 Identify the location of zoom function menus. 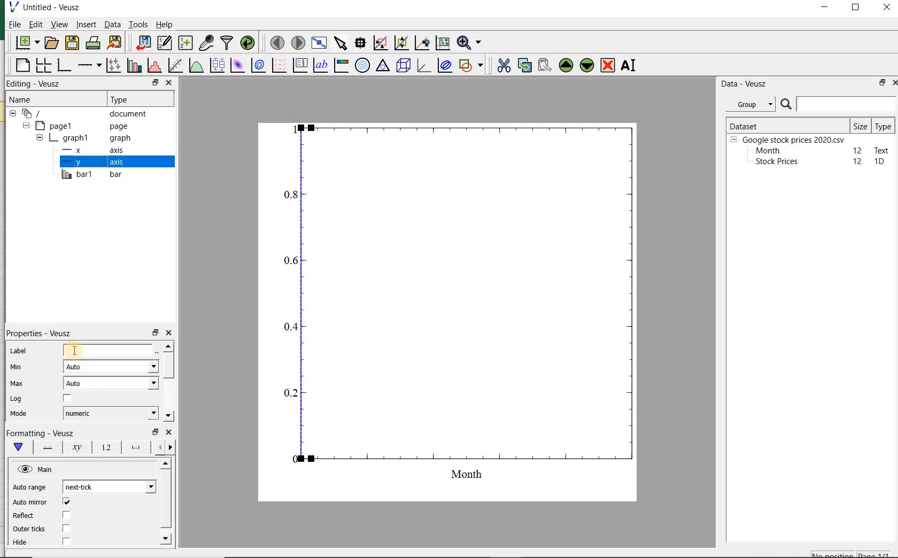
(471, 43).